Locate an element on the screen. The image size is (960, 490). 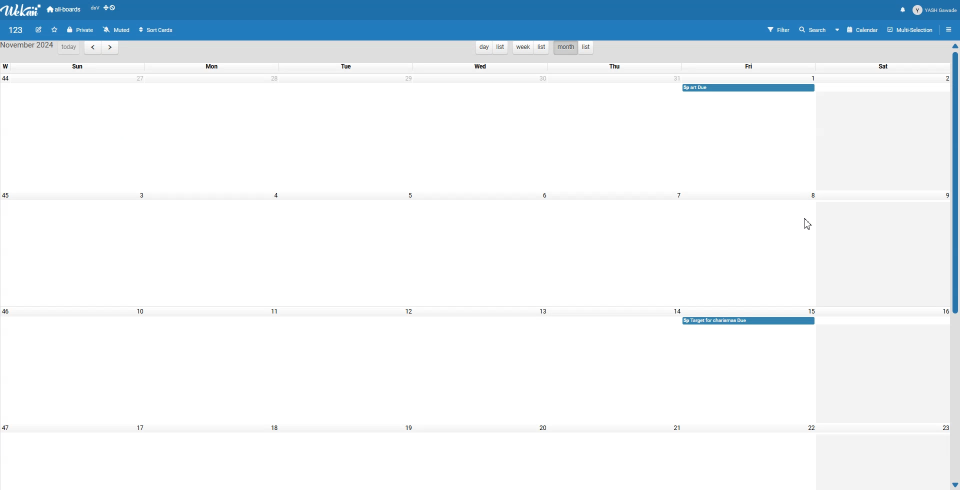
Card Deadline is located at coordinates (748, 320).